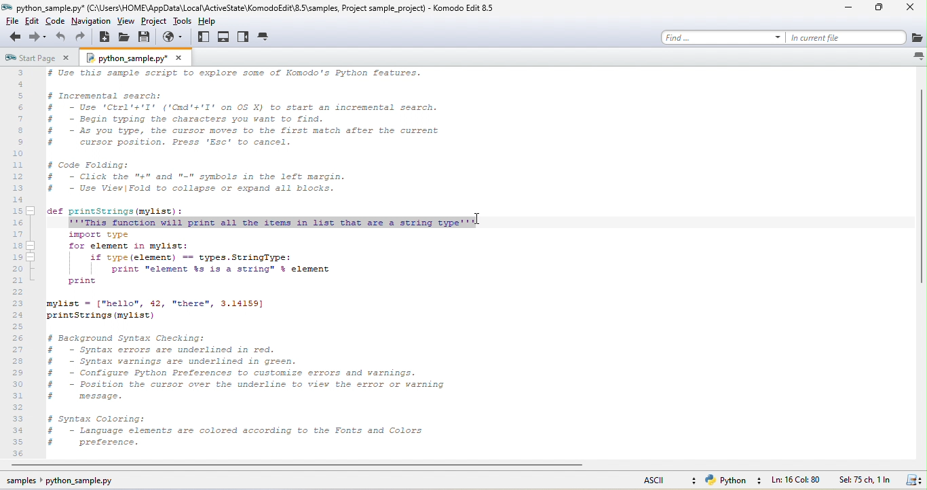  Describe the element at coordinates (732, 482) in the screenshot. I see `python` at that location.